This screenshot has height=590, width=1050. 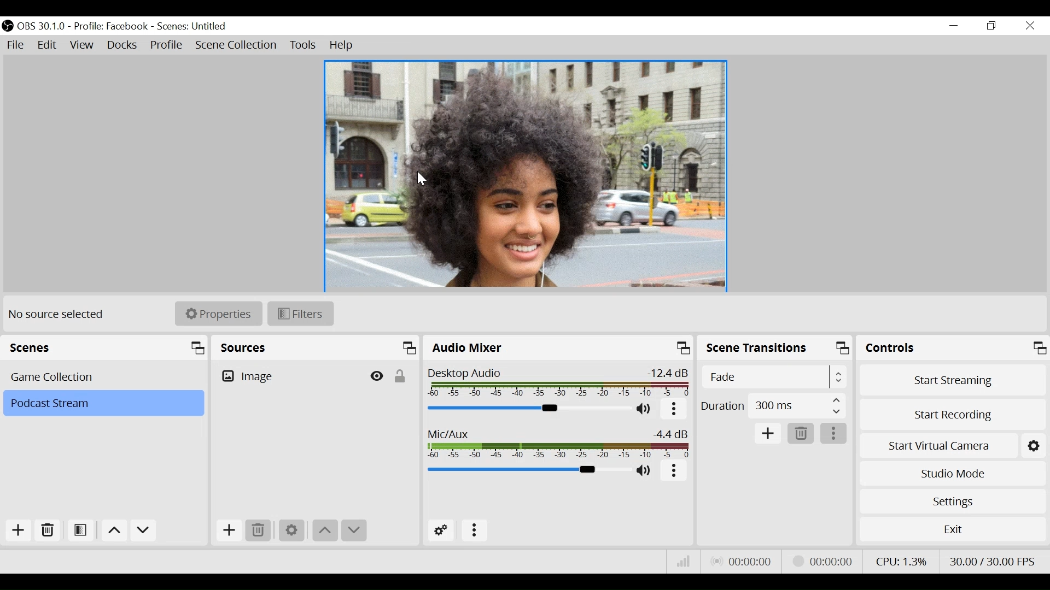 What do you see at coordinates (104, 377) in the screenshot?
I see `Scenes` at bounding box center [104, 377].